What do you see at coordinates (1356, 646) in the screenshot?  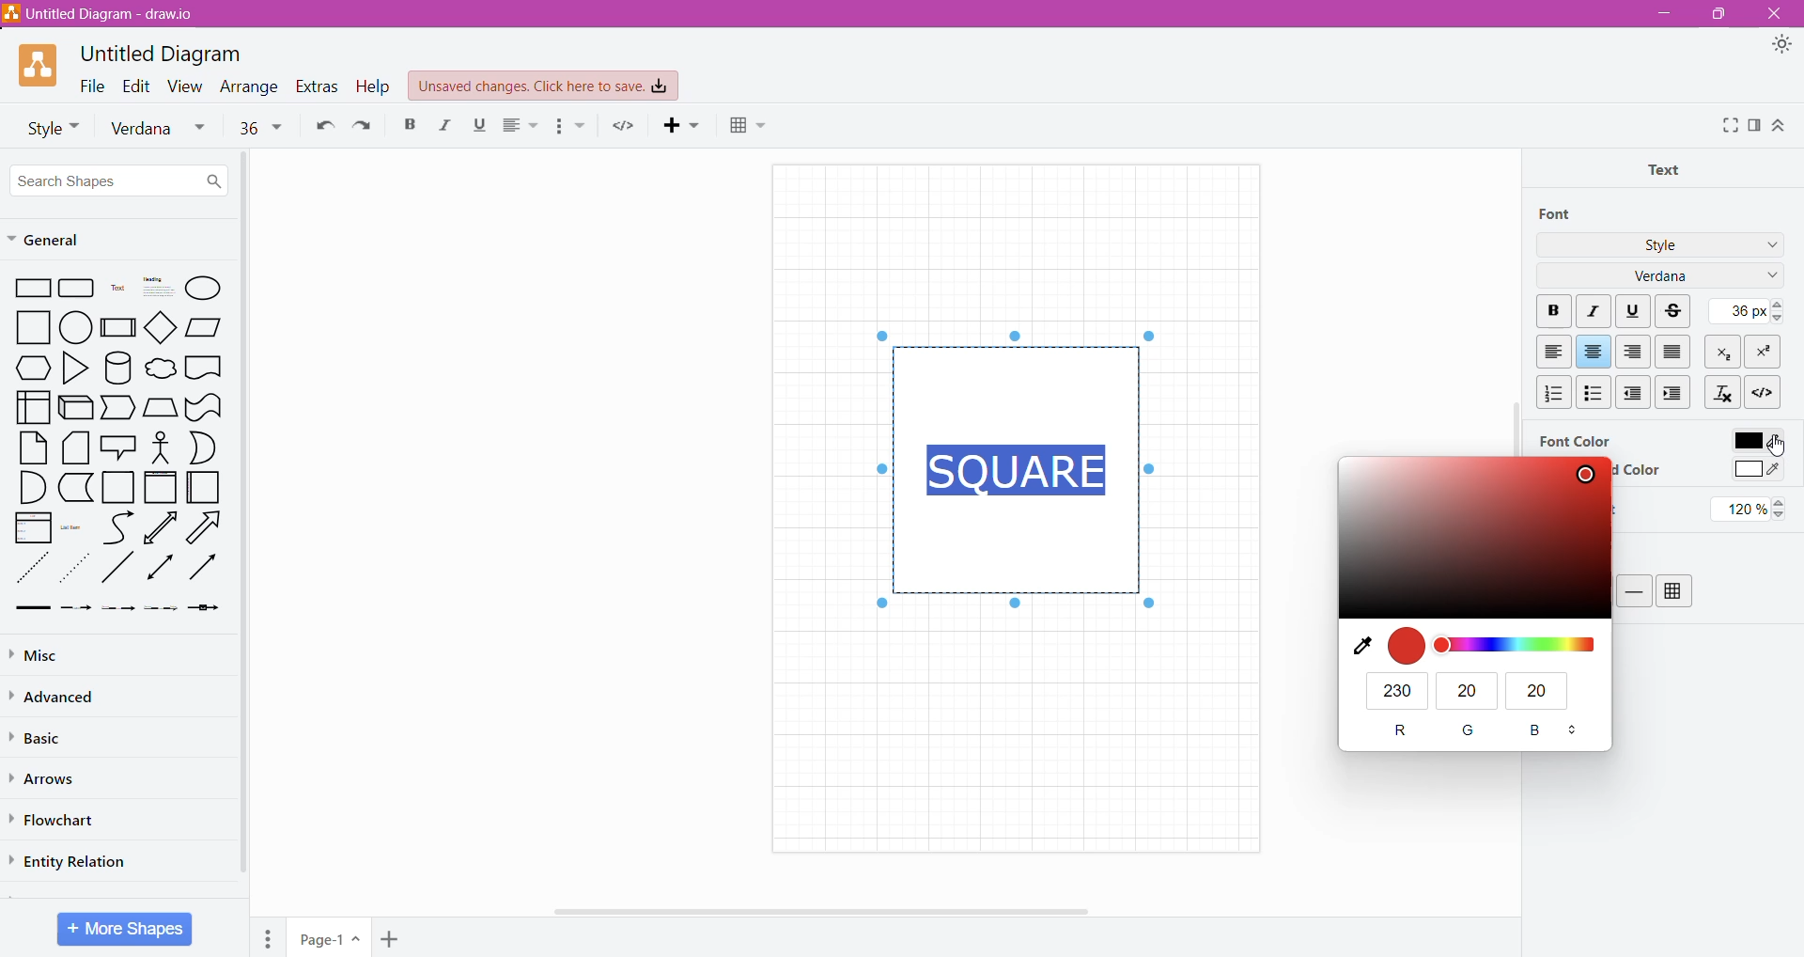 I see `dropper` at bounding box center [1356, 646].